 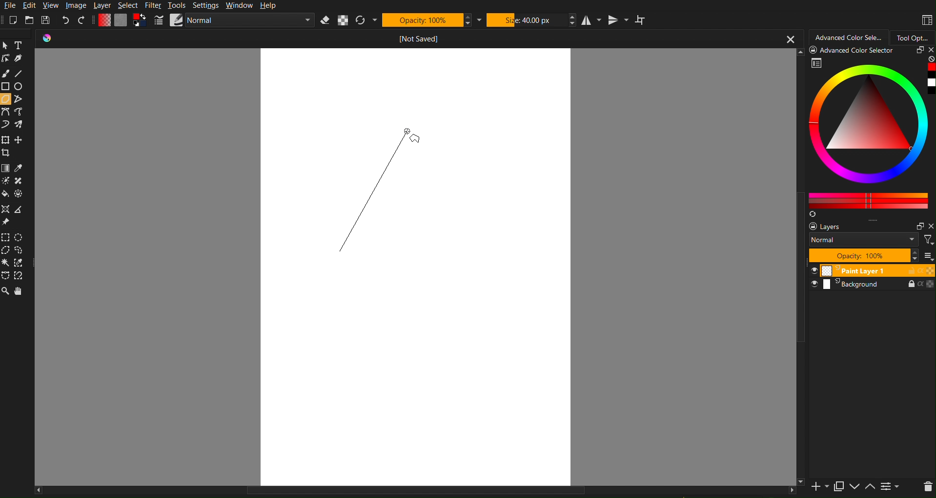 I want to click on Layer, so click(x=102, y=6).